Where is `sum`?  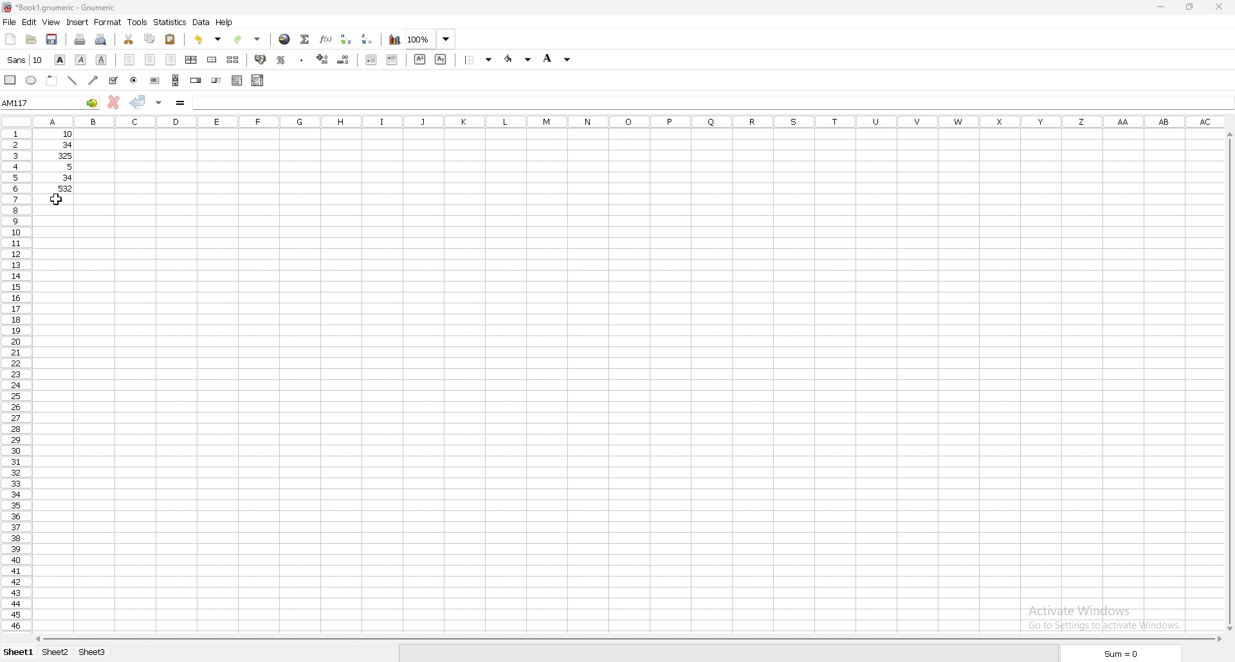 sum is located at coordinates (1122, 654).